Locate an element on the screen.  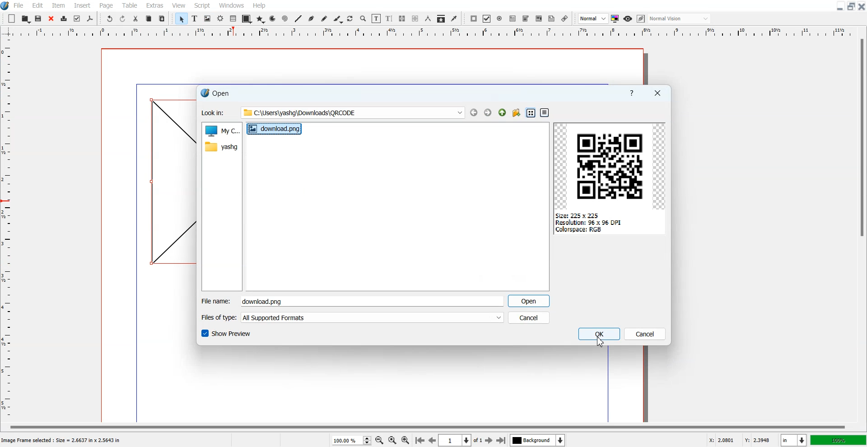
Go to Back is located at coordinates (474, 112).